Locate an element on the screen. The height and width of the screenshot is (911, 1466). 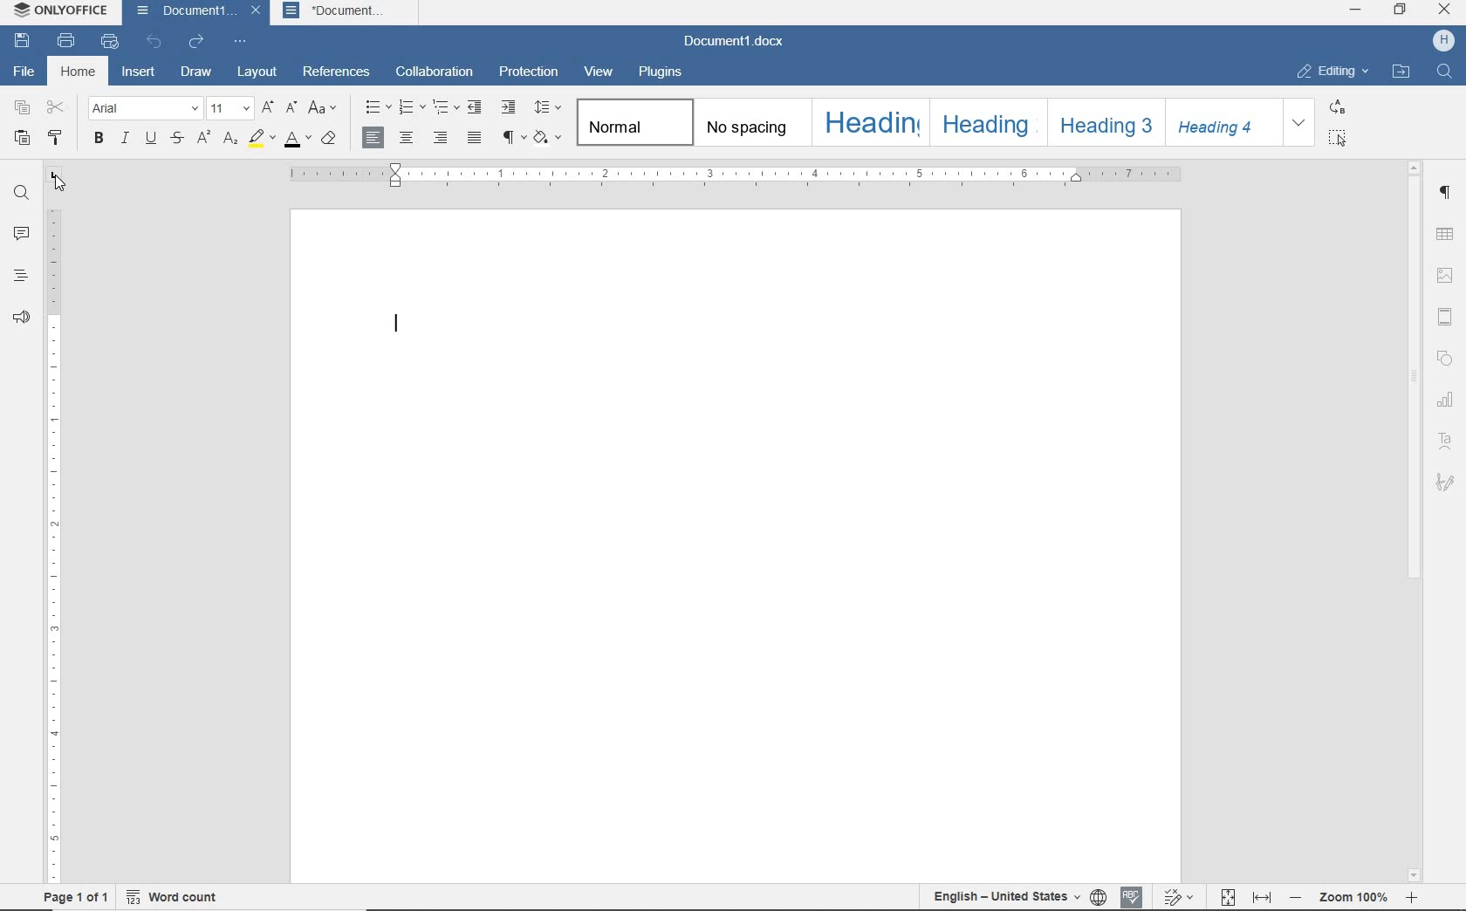
HEADING 1 is located at coordinates (868, 121).